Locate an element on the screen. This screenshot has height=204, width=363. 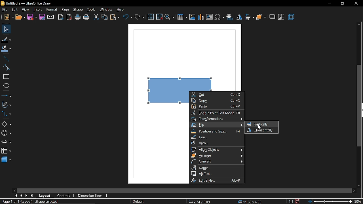
flip is located at coordinates (239, 17).